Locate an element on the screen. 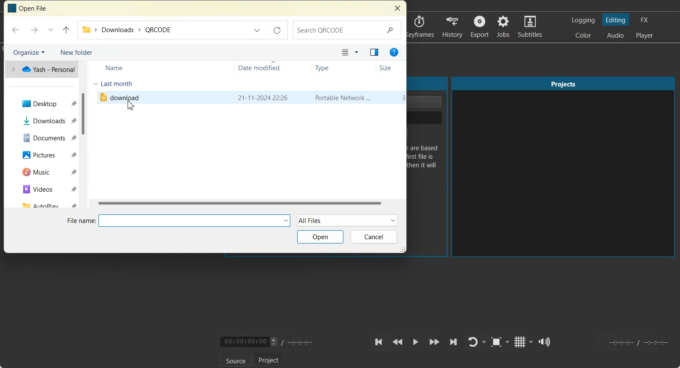 The height and width of the screenshot is (368, 680). Previous location is located at coordinates (258, 29).